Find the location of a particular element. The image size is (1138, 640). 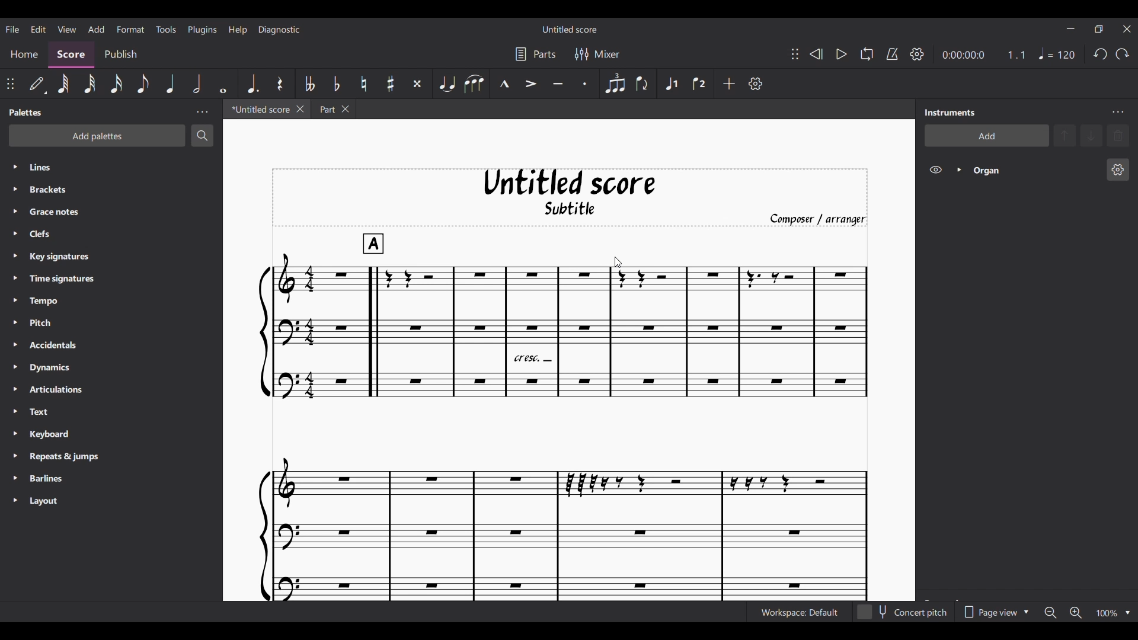

Show interface in smaller tab is located at coordinates (1099, 29).